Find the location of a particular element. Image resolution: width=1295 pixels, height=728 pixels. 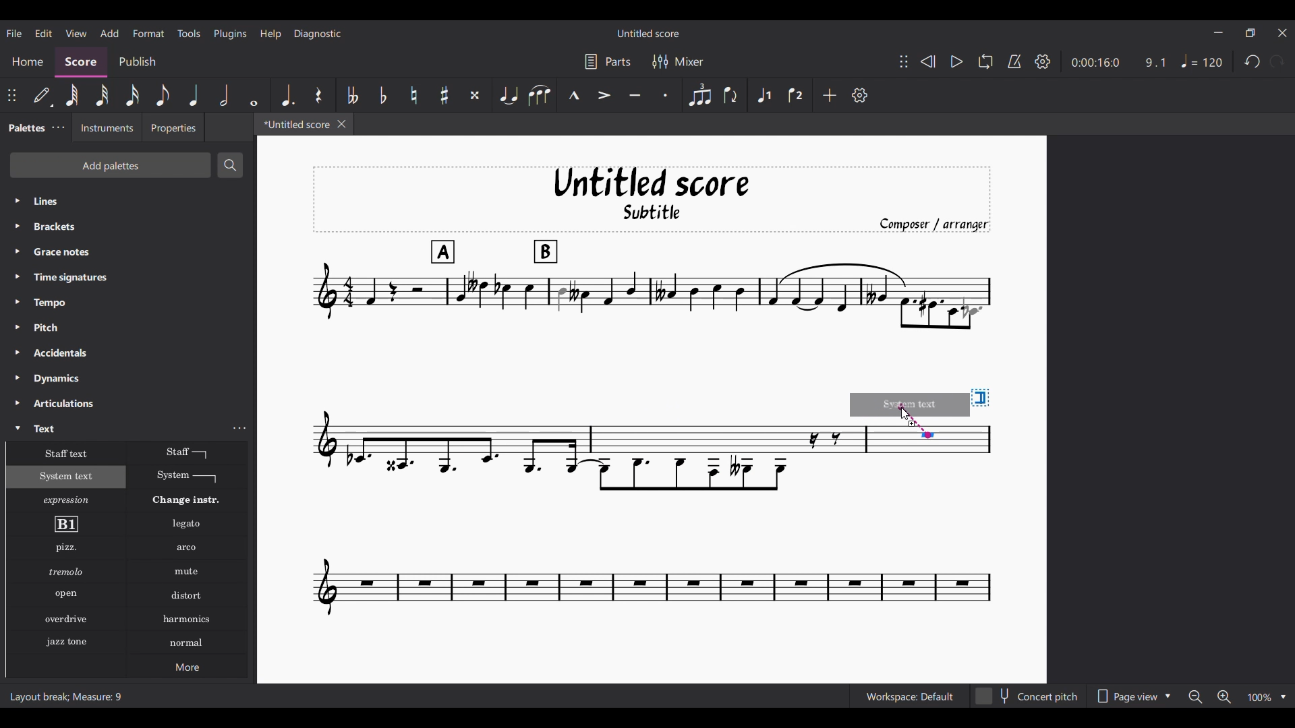

Toggle double sharp is located at coordinates (475, 95).